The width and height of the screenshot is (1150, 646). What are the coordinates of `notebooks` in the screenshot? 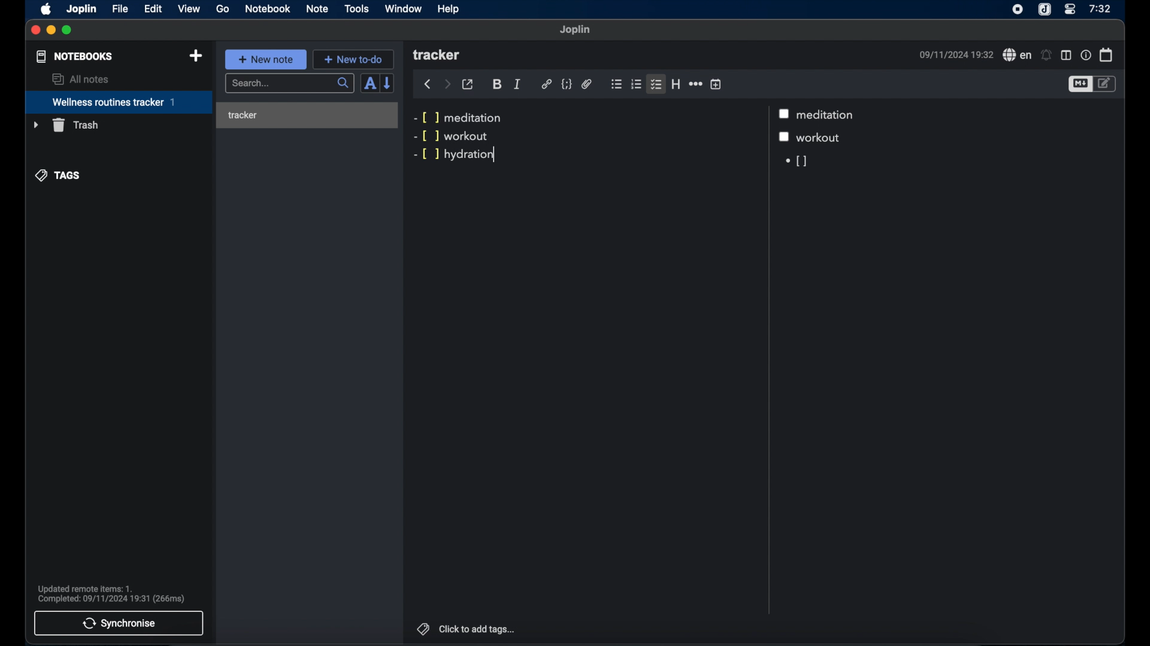 It's located at (75, 56).